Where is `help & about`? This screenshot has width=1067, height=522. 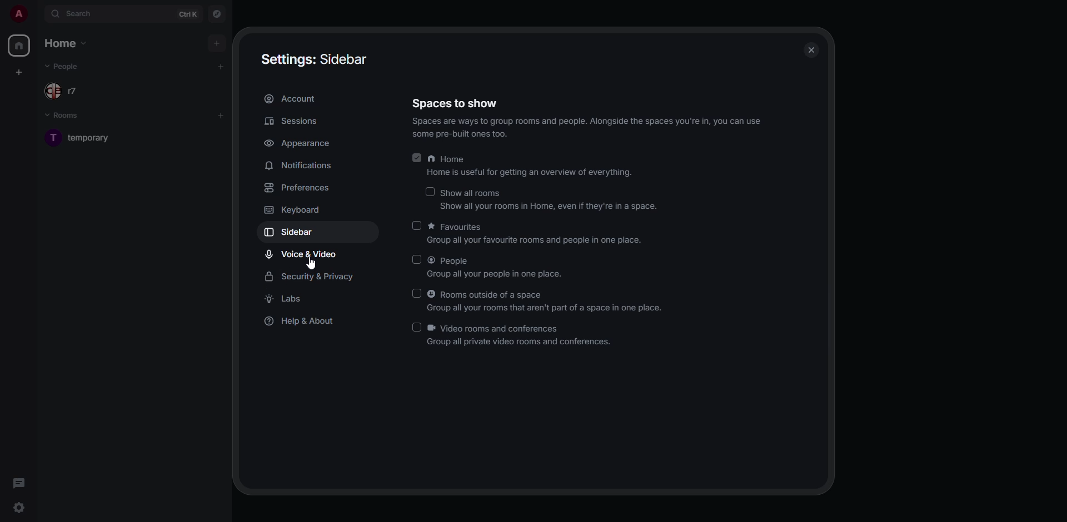
help & about is located at coordinates (301, 322).